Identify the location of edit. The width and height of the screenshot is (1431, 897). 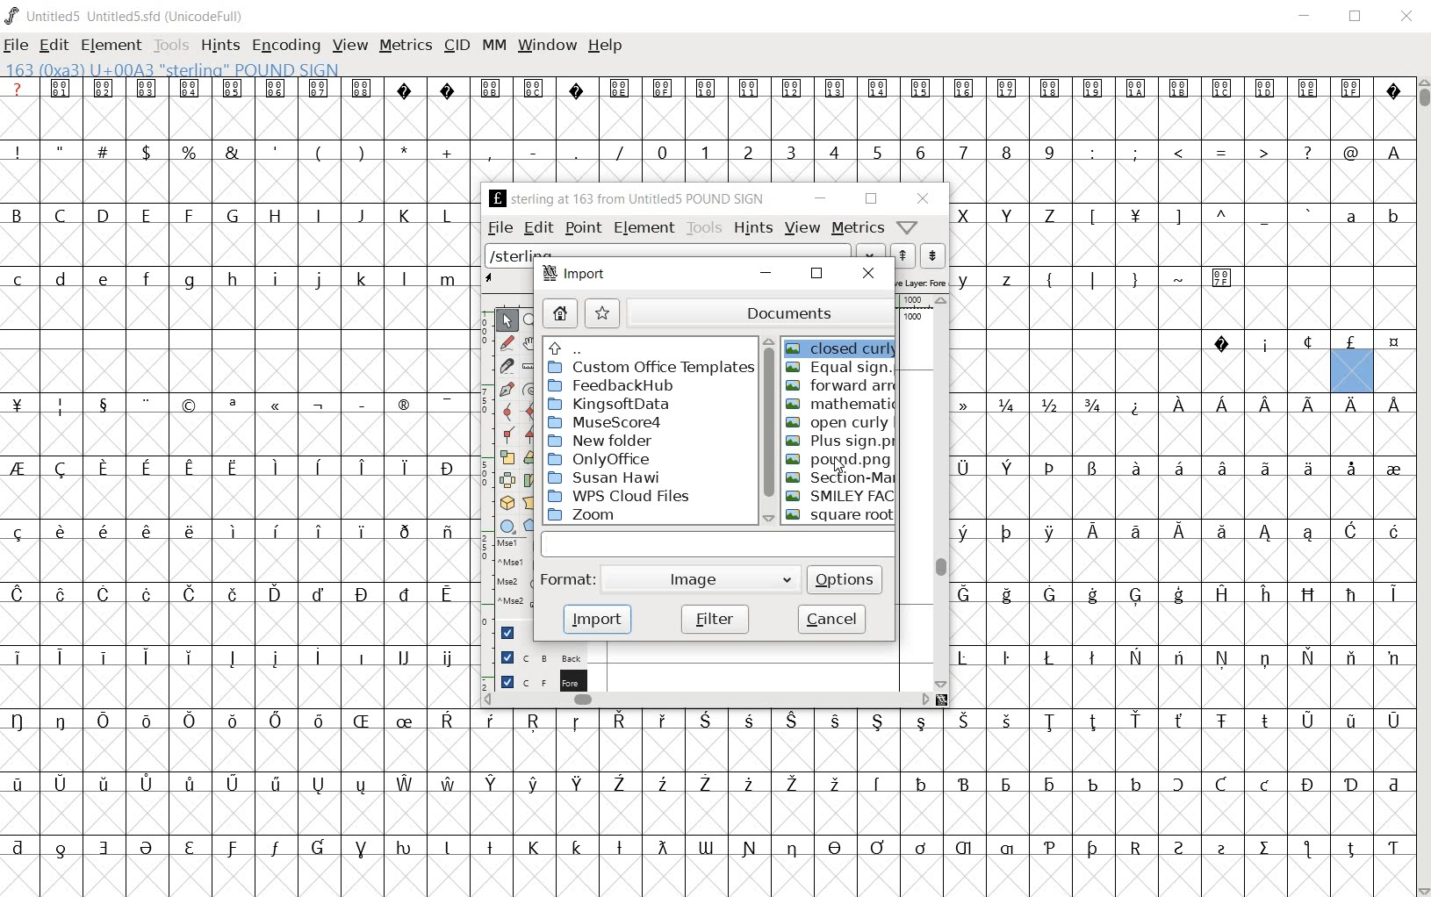
(541, 226).